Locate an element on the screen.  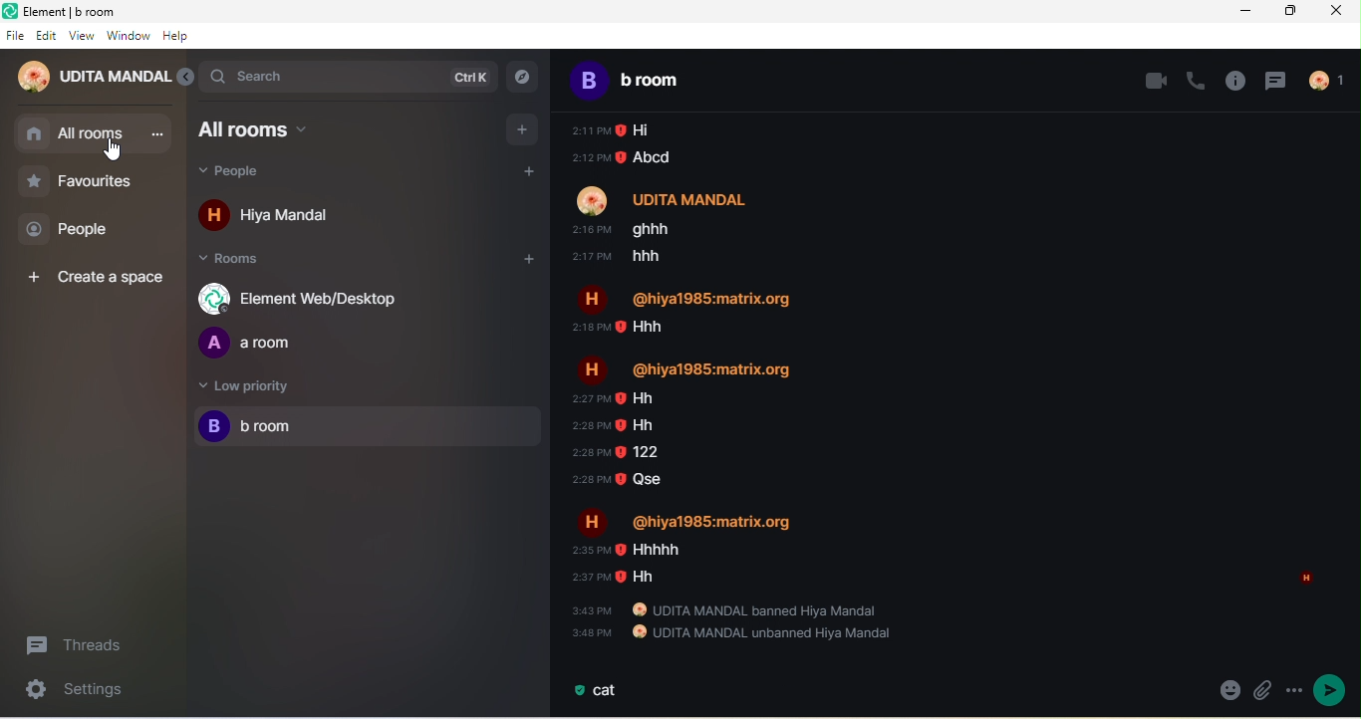
minimize is located at coordinates (1240, 15).